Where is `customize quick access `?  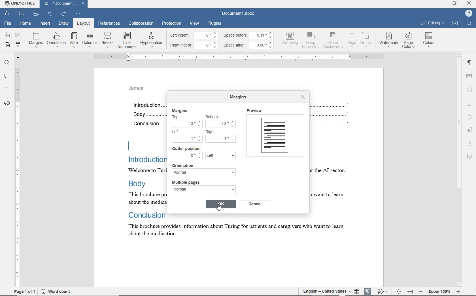 customize quick access  is located at coordinates (78, 14).